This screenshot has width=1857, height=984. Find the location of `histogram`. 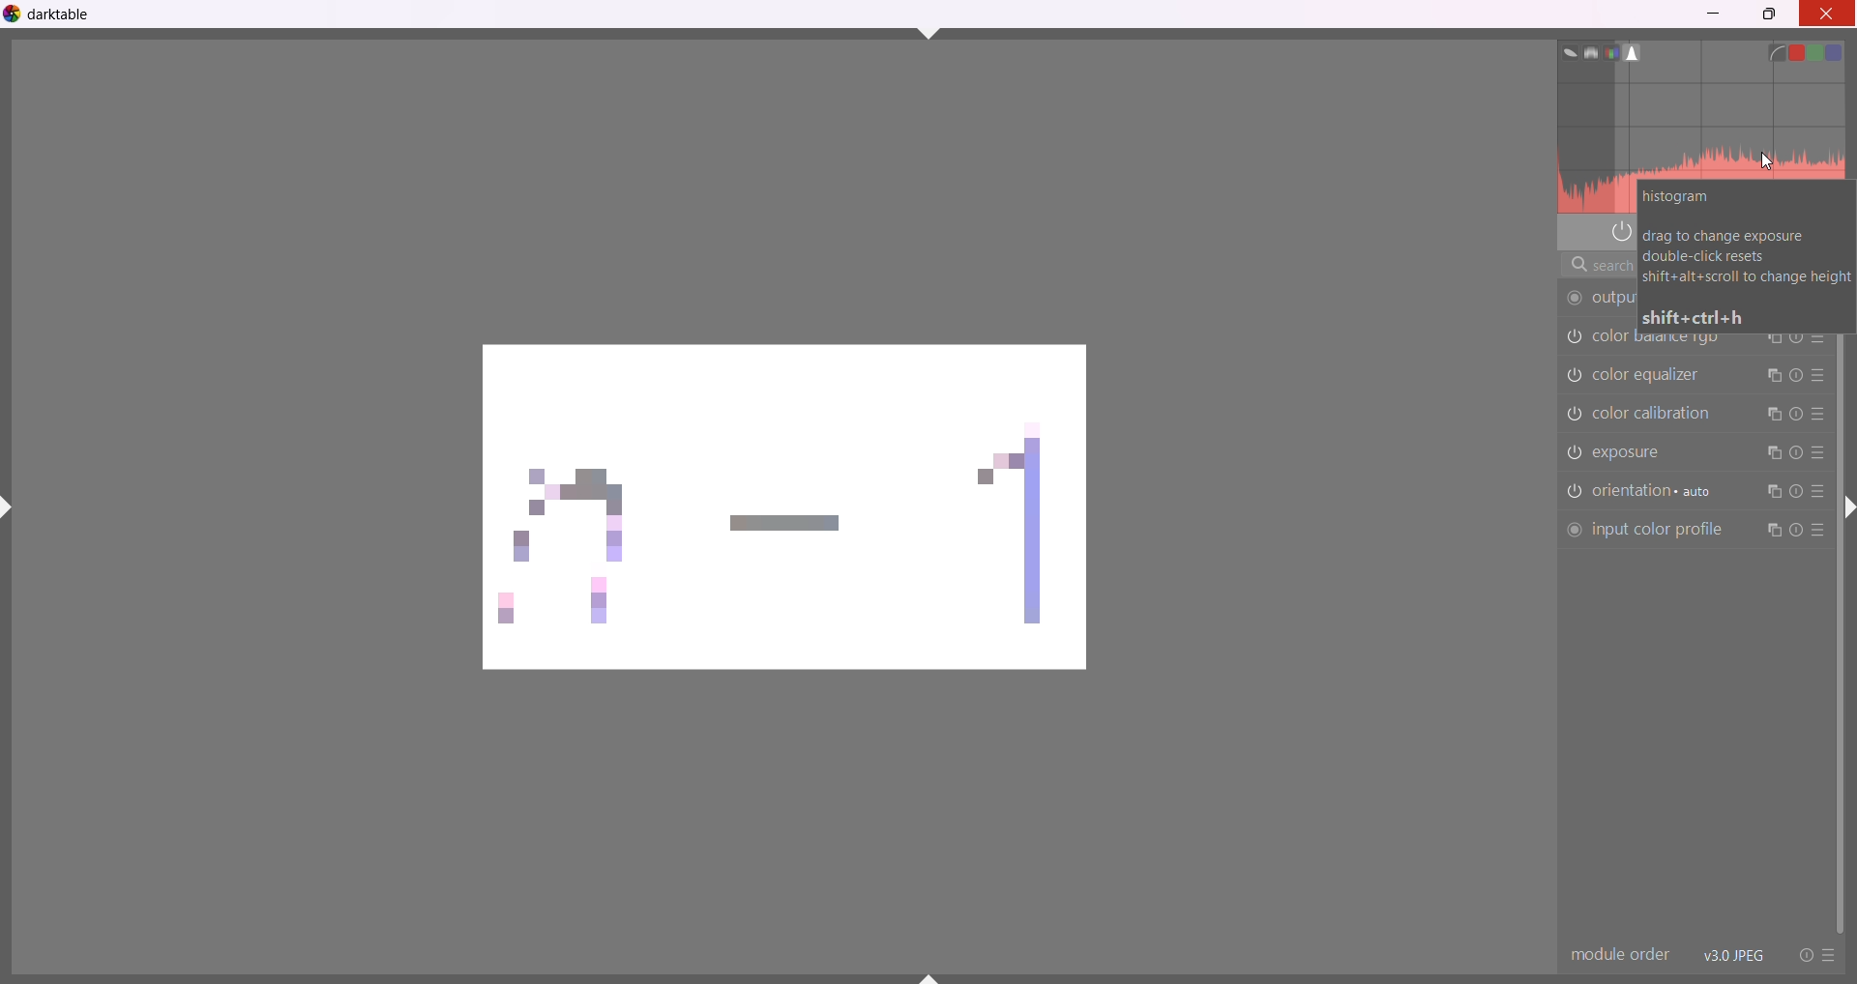

histogram is located at coordinates (1637, 52).